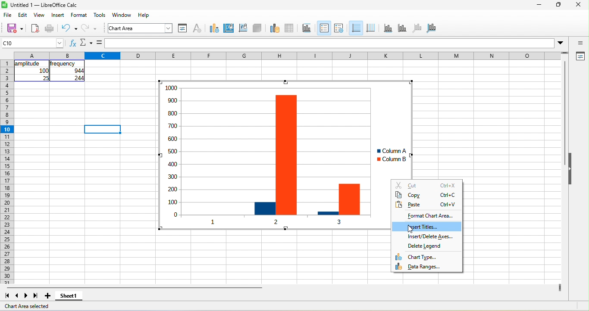 The height and width of the screenshot is (311, 589). What do you see at coordinates (274, 155) in the screenshot?
I see `Column chart` at bounding box center [274, 155].